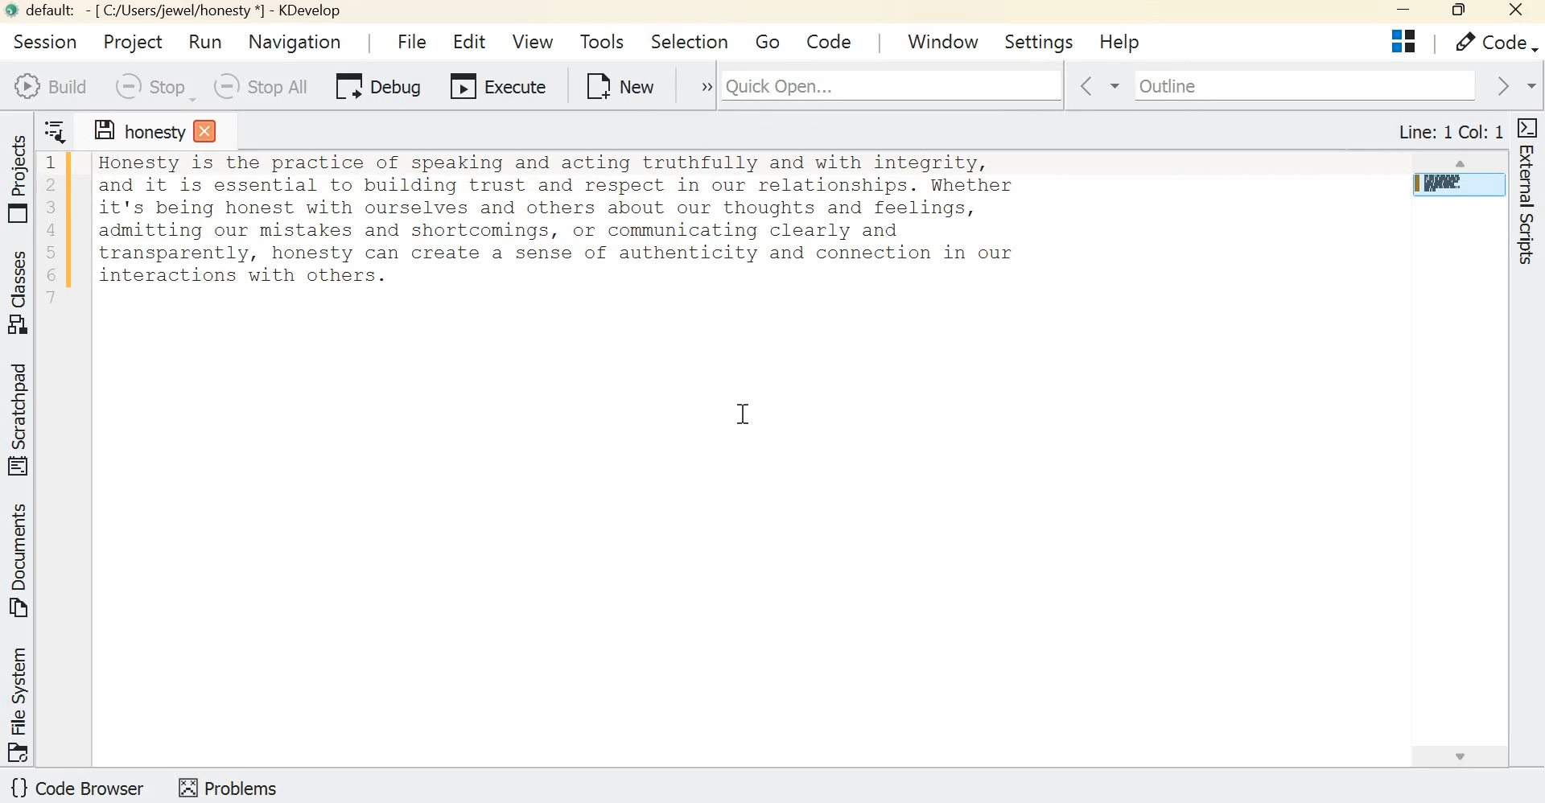  I want to click on Toggle 'code browser' tool view, so click(79, 789).